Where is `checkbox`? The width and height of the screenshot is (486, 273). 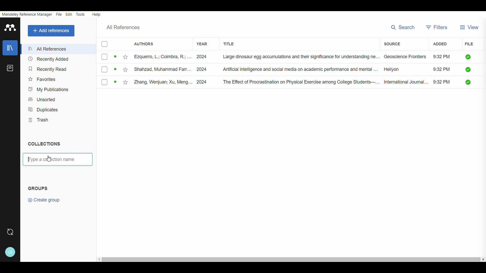 checkbox is located at coordinates (106, 44).